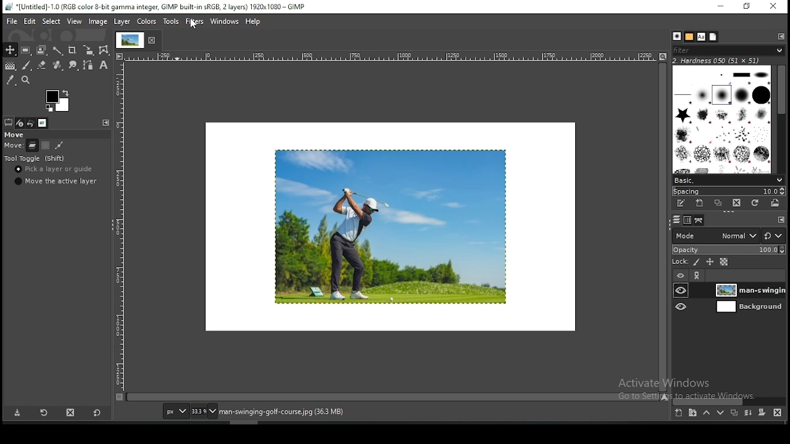  I want to click on cage transform tool, so click(105, 51).